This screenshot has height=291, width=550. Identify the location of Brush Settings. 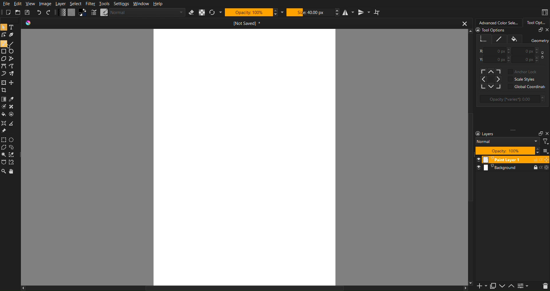
(143, 12).